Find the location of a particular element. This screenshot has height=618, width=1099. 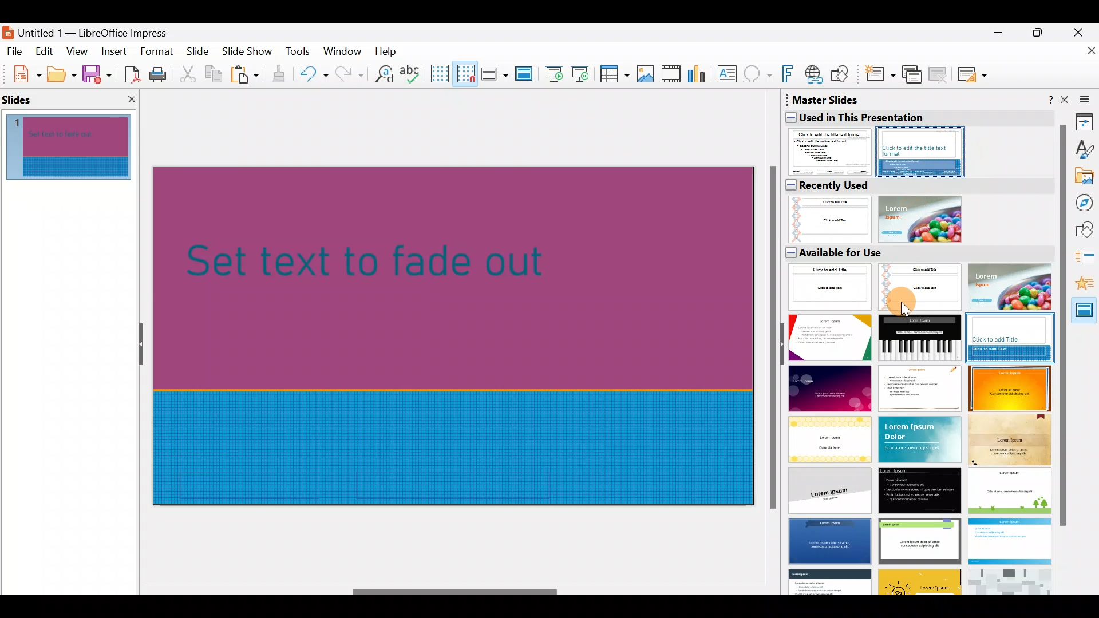

Sidebar settings is located at coordinates (1082, 98).